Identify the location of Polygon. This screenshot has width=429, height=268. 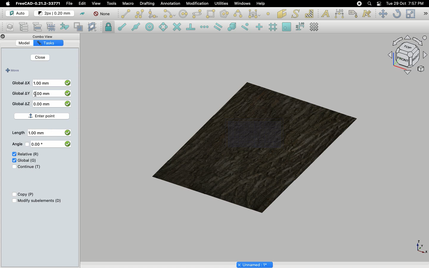
(225, 15).